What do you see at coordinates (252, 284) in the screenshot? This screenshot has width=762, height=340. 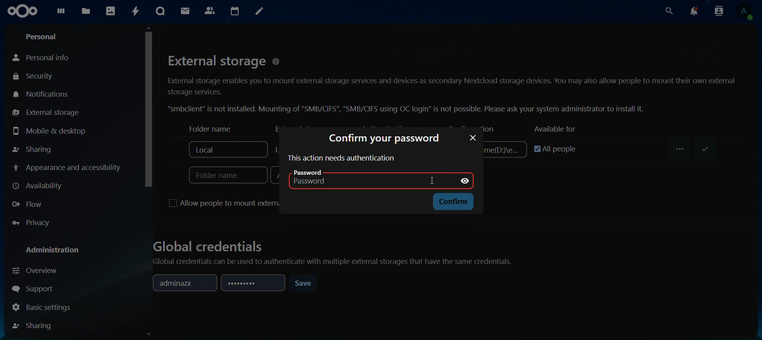 I see `password` at bounding box center [252, 284].